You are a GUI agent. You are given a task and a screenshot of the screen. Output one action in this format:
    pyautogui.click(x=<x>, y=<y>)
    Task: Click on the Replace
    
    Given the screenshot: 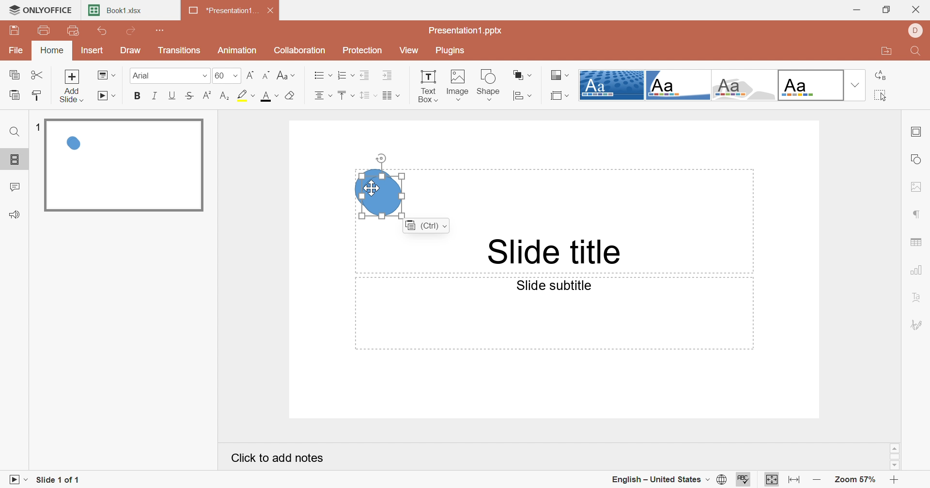 What is the action you would take?
    pyautogui.click(x=881, y=76)
    